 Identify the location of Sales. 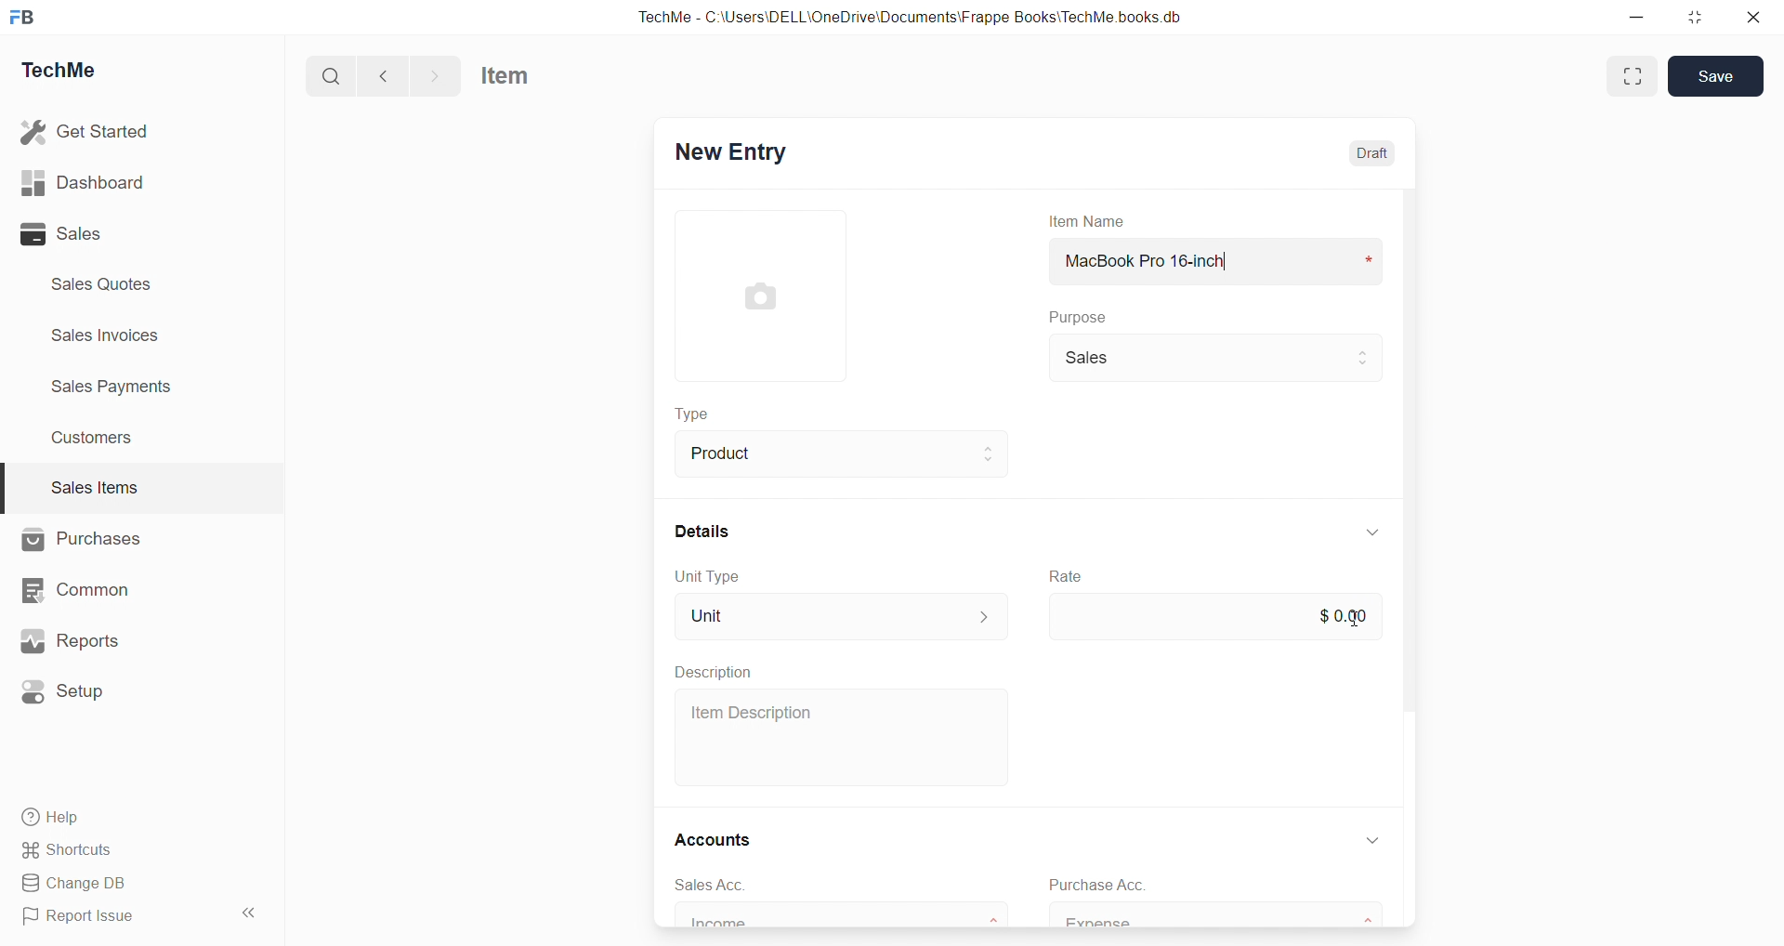
(1213, 359).